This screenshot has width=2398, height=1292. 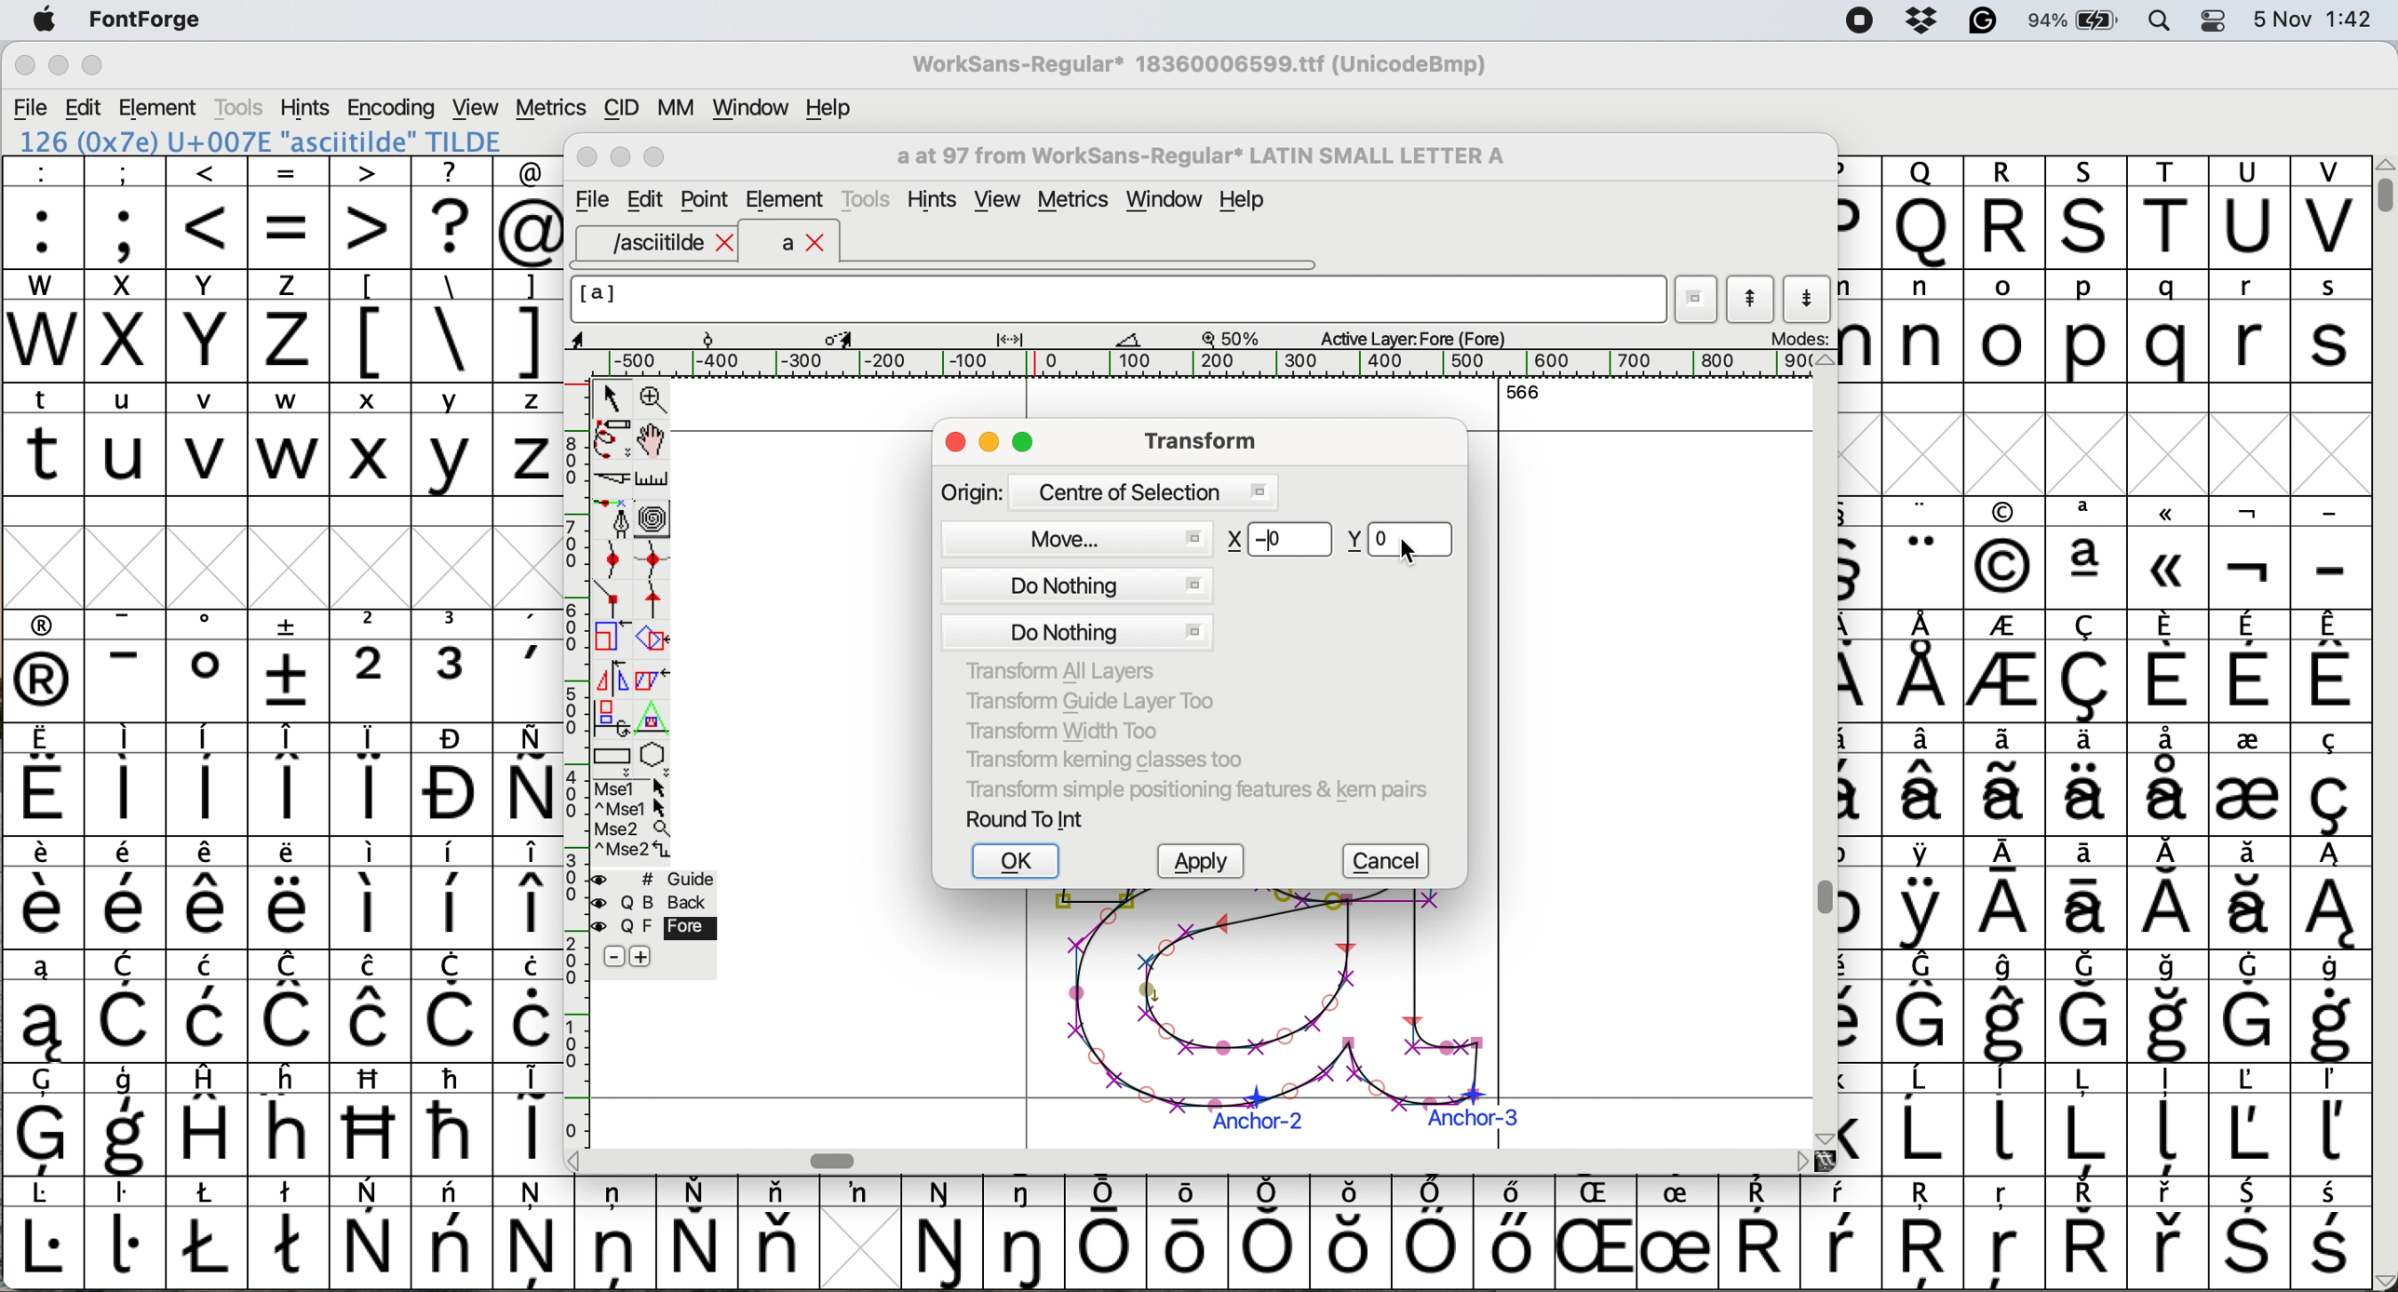 What do you see at coordinates (208, 212) in the screenshot?
I see `<` at bounding box center [208, 212].